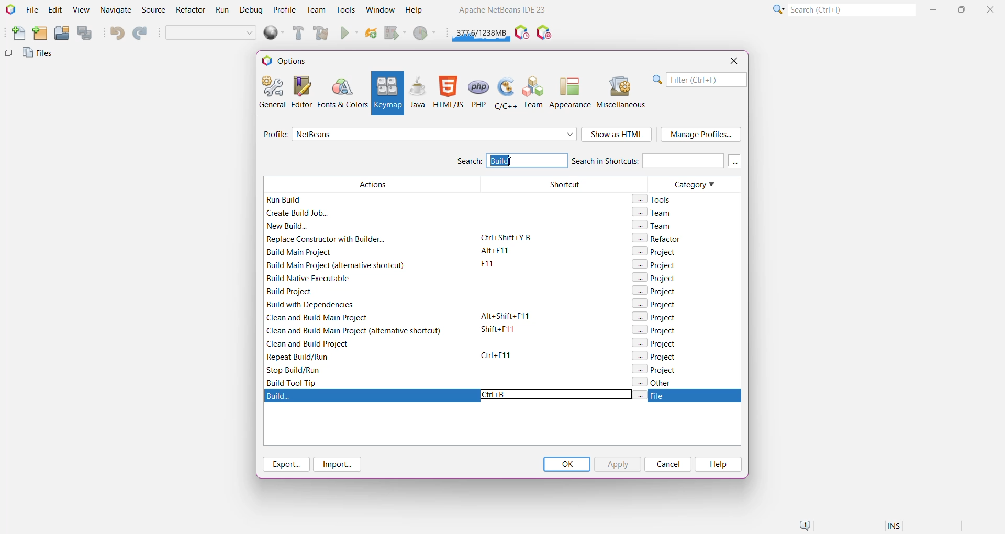  Describe the element at coordinates (419, 11) in the screenshot. I see `Help` at that location.